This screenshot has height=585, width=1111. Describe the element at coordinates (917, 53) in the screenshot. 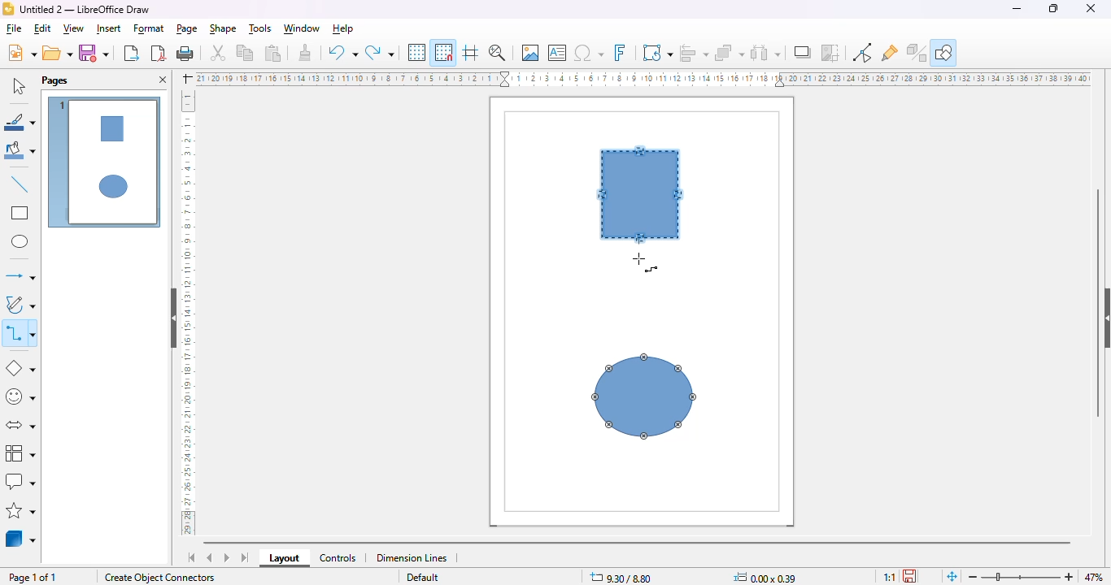

I see `toggle extrusion` at that location.